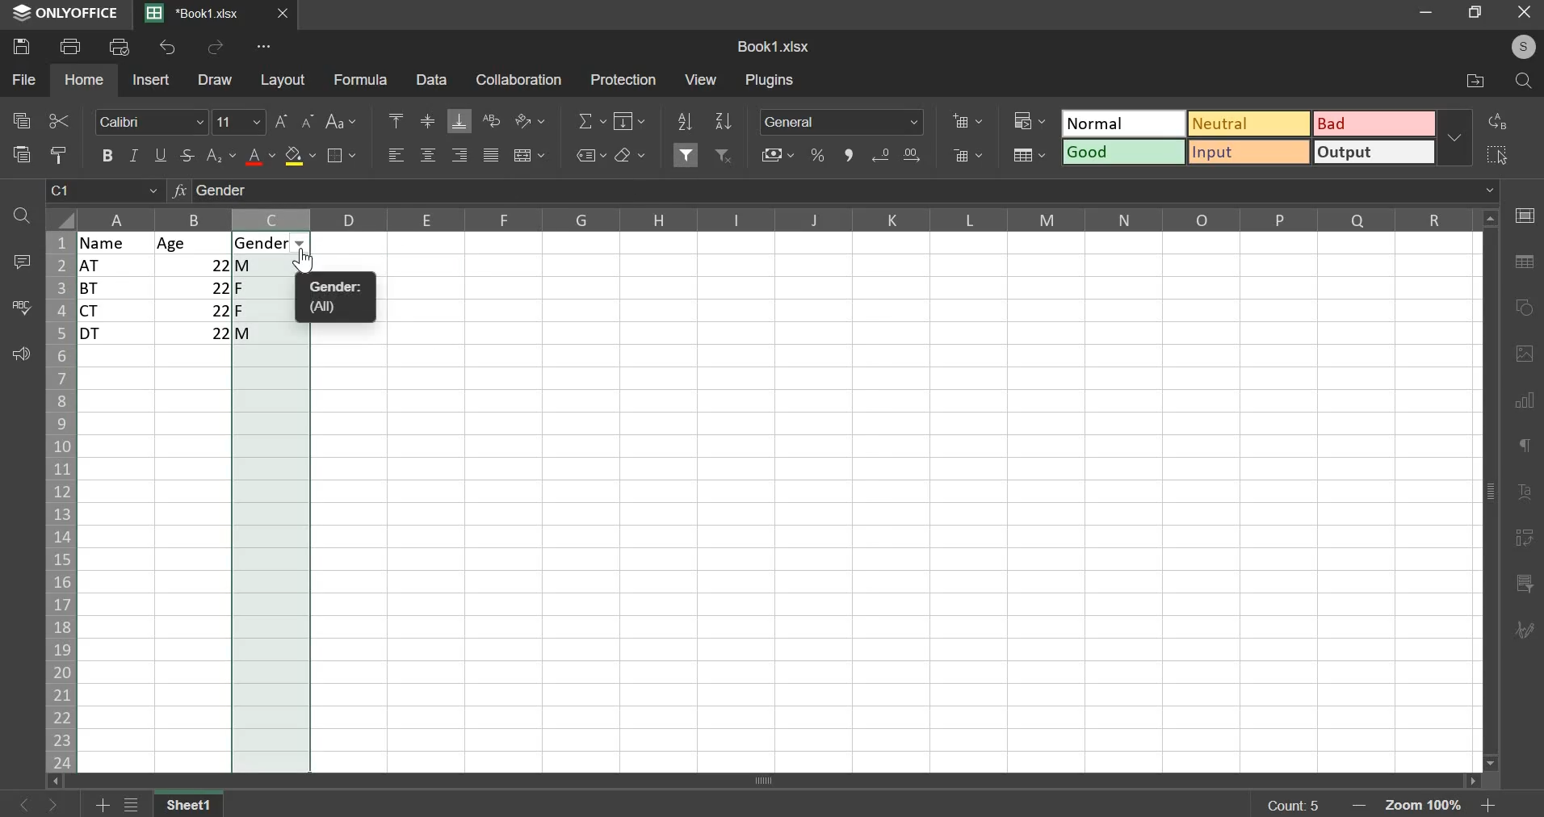  What do you see at coordinates (117, 242) in the screenshot?
I see `name` at bounding box center [117, 242].